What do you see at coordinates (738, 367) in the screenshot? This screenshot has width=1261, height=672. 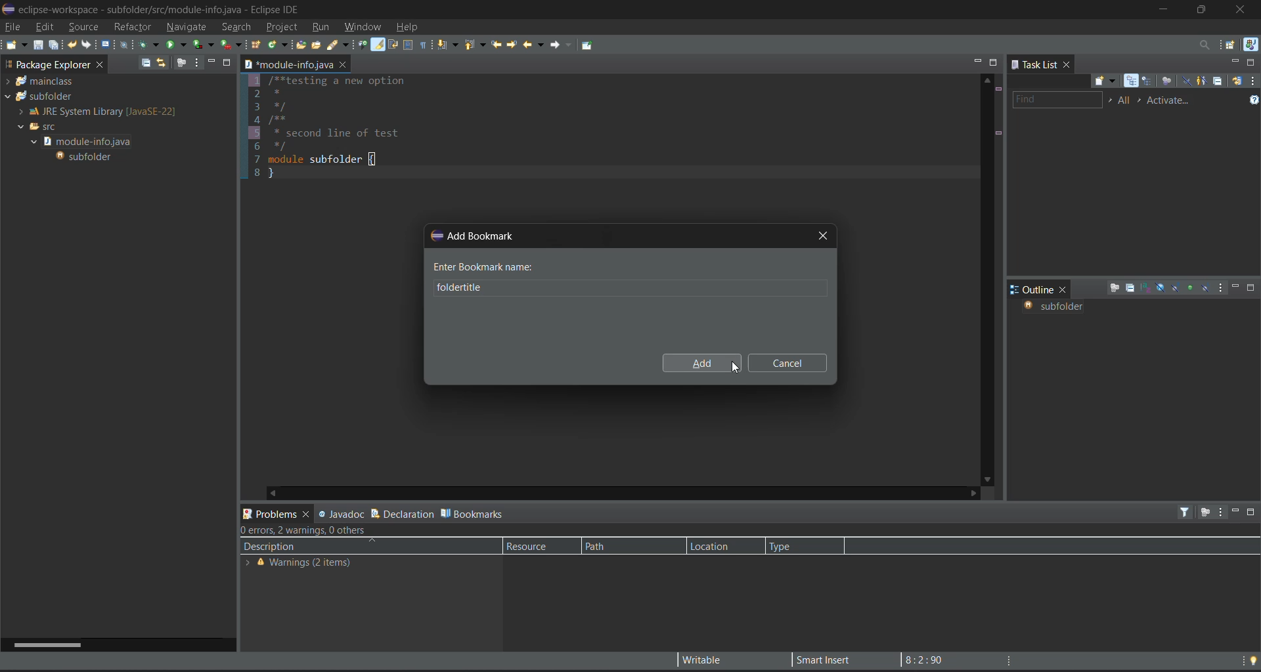 I see `cursor` at bounding box center [738, 367].